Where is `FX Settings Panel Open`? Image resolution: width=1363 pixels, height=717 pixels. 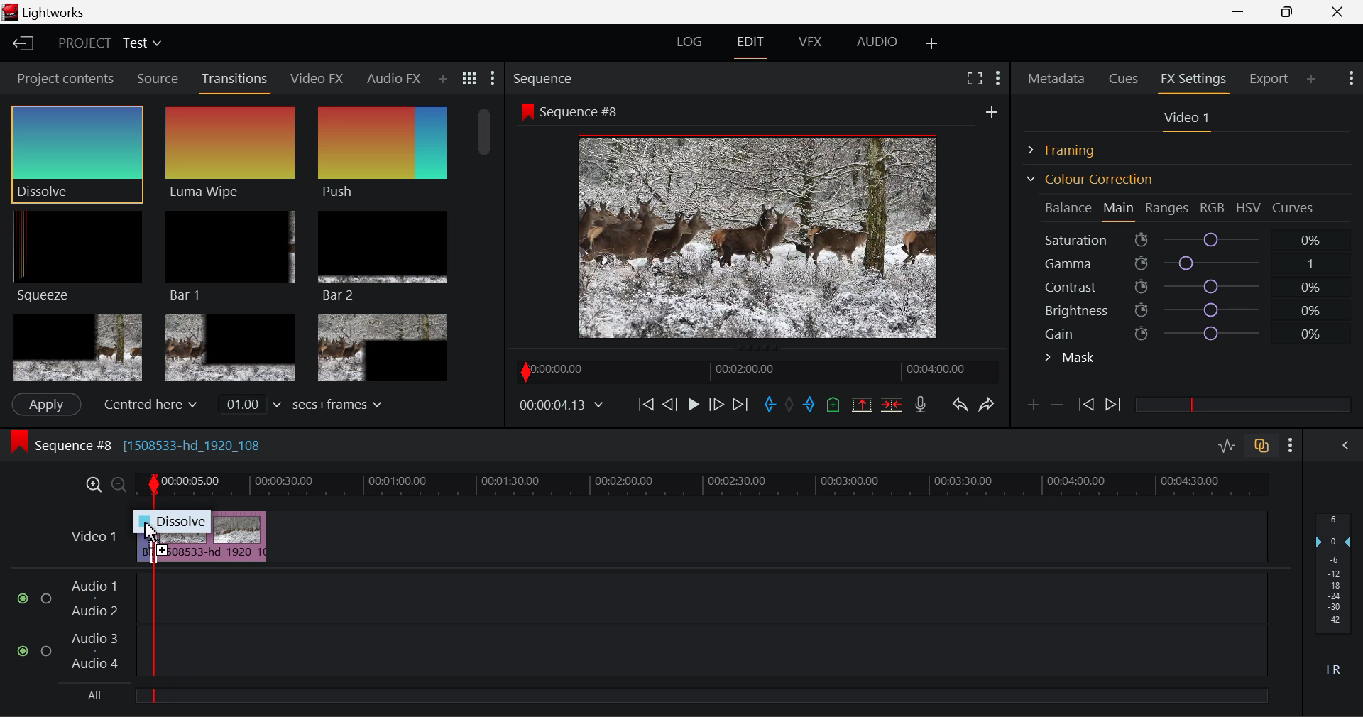 FX Settings Panel Open is located at coordinates (1194, 80).